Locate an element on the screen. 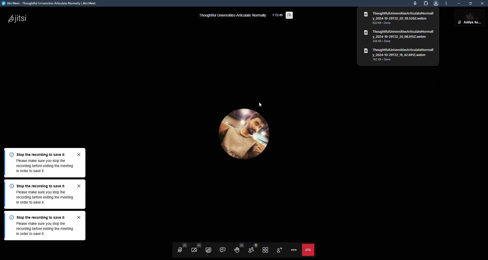  iversitiesArtic ll
y.2024-10-29T22_20_08.015Z. webm is located at coordinates (399, 33).